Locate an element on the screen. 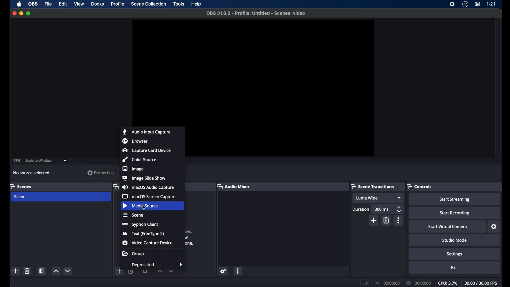  luma wipe is located at coordinates (367, 198).